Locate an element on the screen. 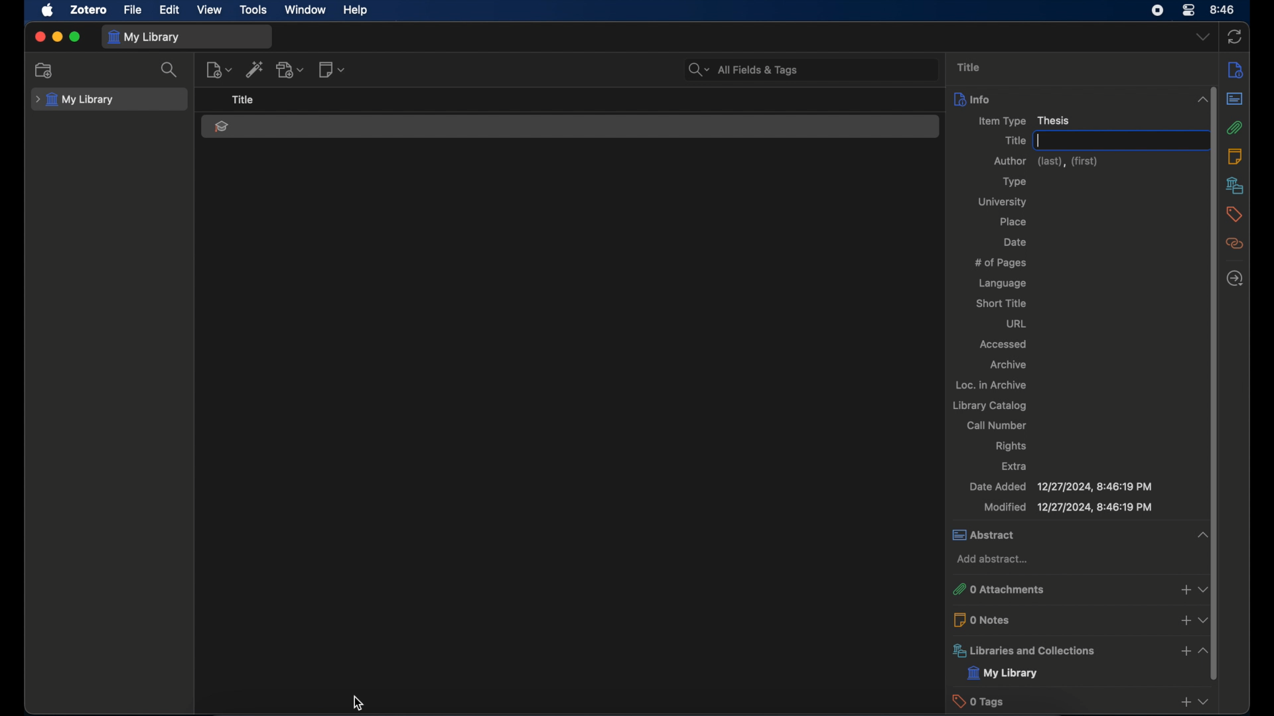  no of pages is located at coordinates (1000, 263).